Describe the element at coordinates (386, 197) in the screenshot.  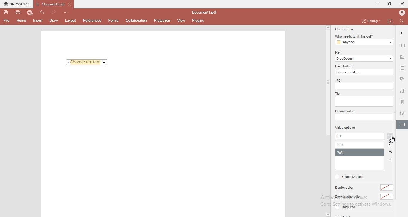
I see `color dropdown` at that location.